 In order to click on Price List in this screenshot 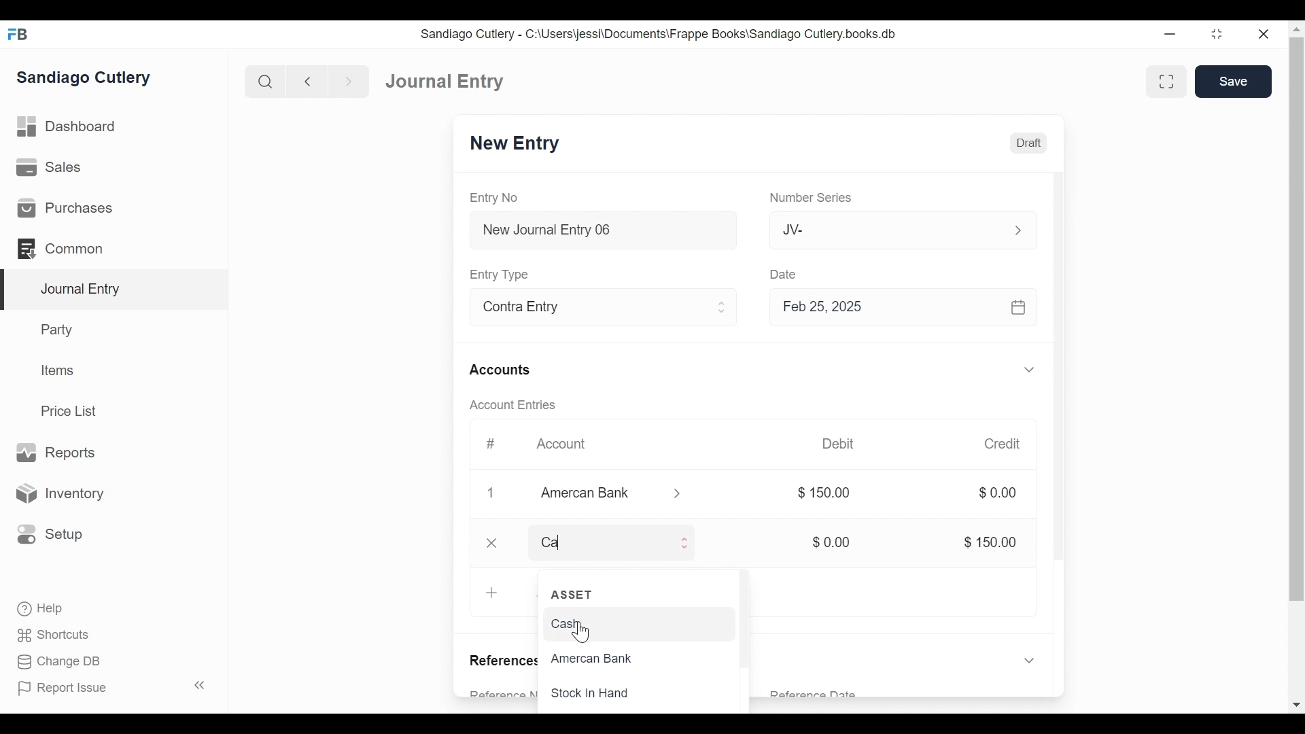, I will do `click(73, 411)`.